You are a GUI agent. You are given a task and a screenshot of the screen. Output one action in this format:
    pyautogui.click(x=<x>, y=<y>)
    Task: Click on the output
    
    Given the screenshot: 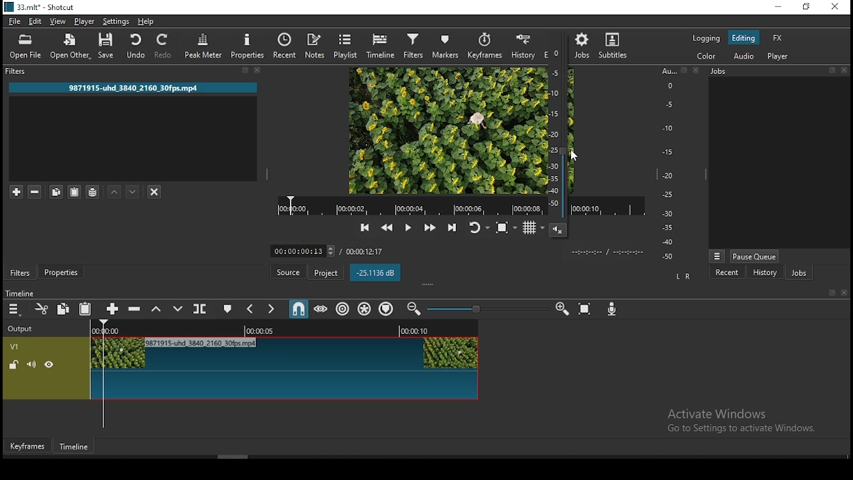 What is the action you would take?
    pyautogui.click(x=22, y=330)
    